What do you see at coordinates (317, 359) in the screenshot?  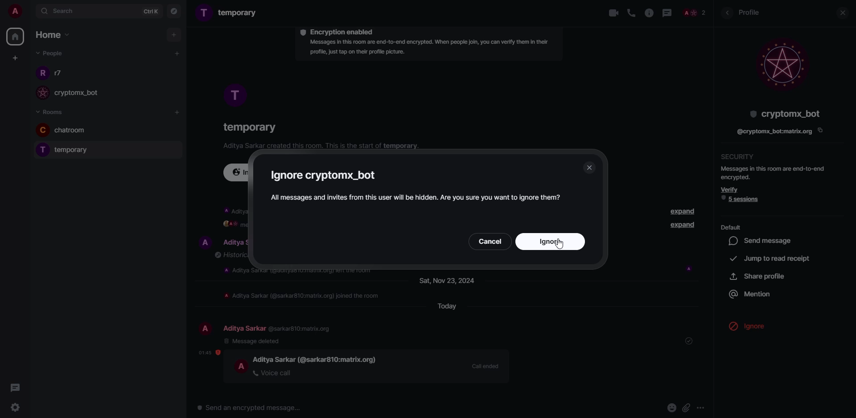 I see `people` at bounding box center [317, 359].